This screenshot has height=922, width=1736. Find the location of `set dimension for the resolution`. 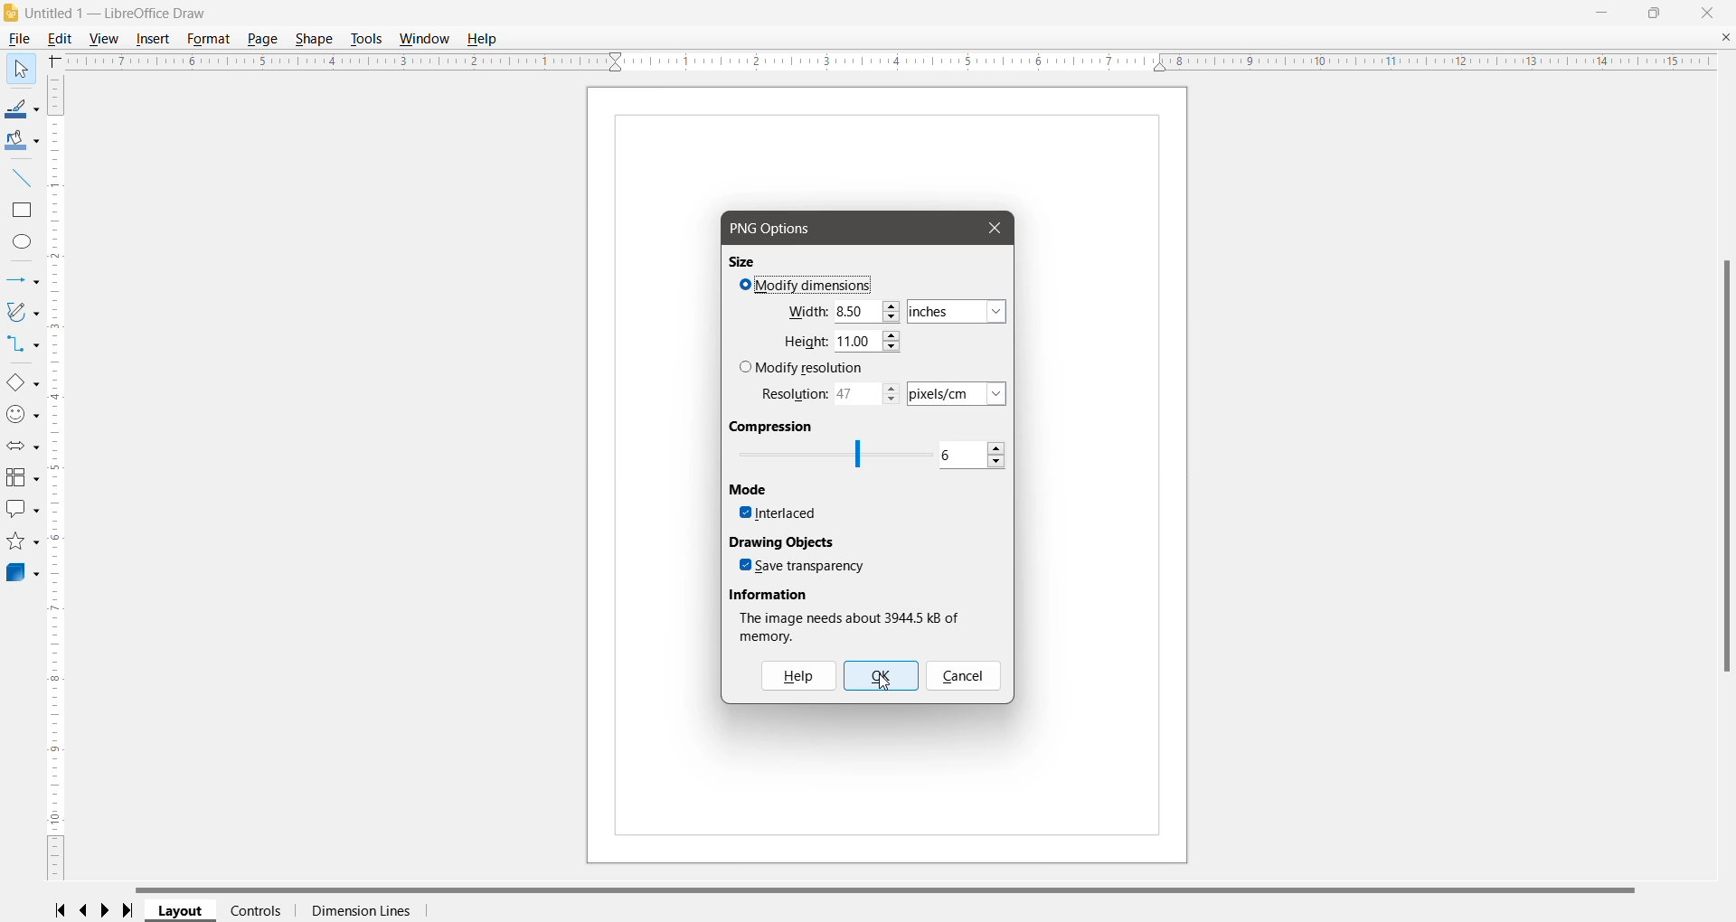

set dimension for the resolution is located at coordinates (958, 395).